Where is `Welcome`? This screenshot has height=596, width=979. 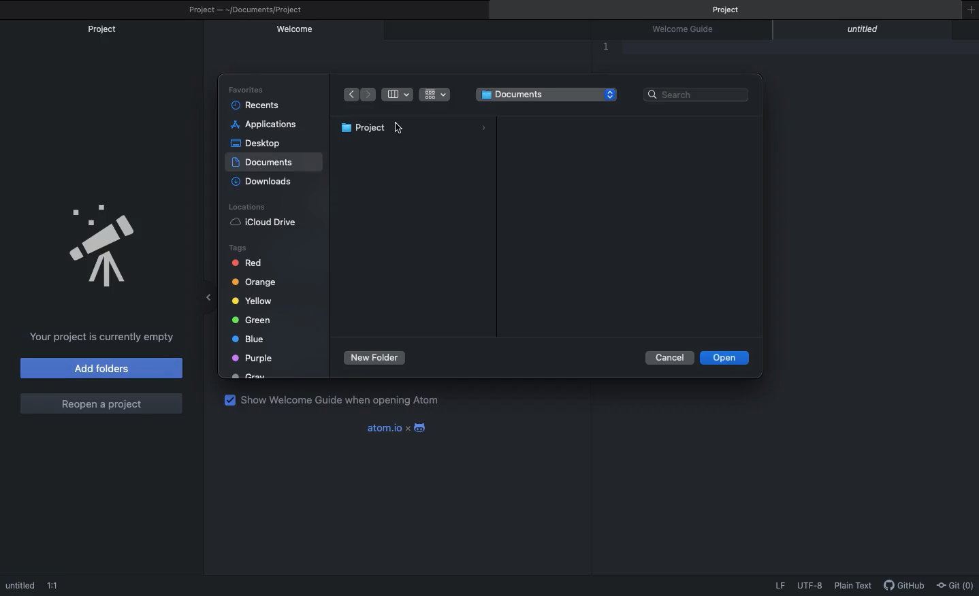
Welcome is located at coordinates (294, 31).